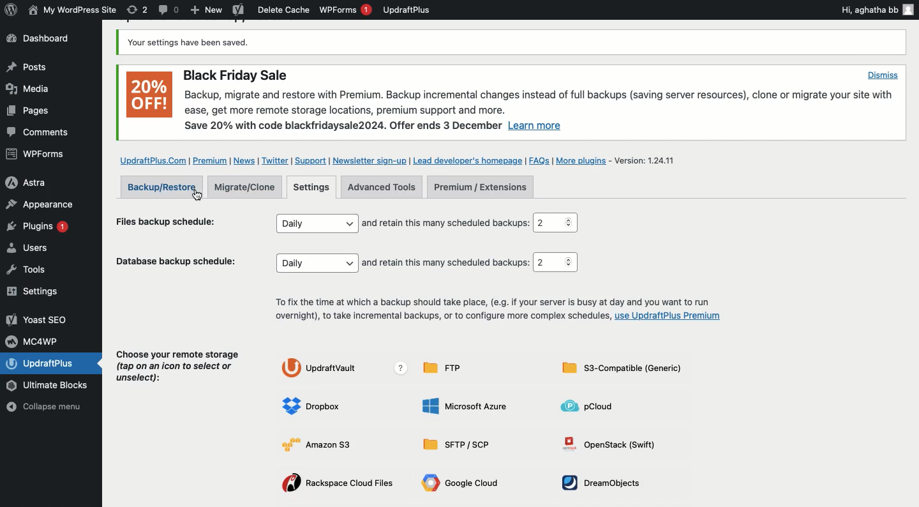  Describe the element at coordinates (53, 363) in the screenshot. I see `UpdraftPlus` at that location.